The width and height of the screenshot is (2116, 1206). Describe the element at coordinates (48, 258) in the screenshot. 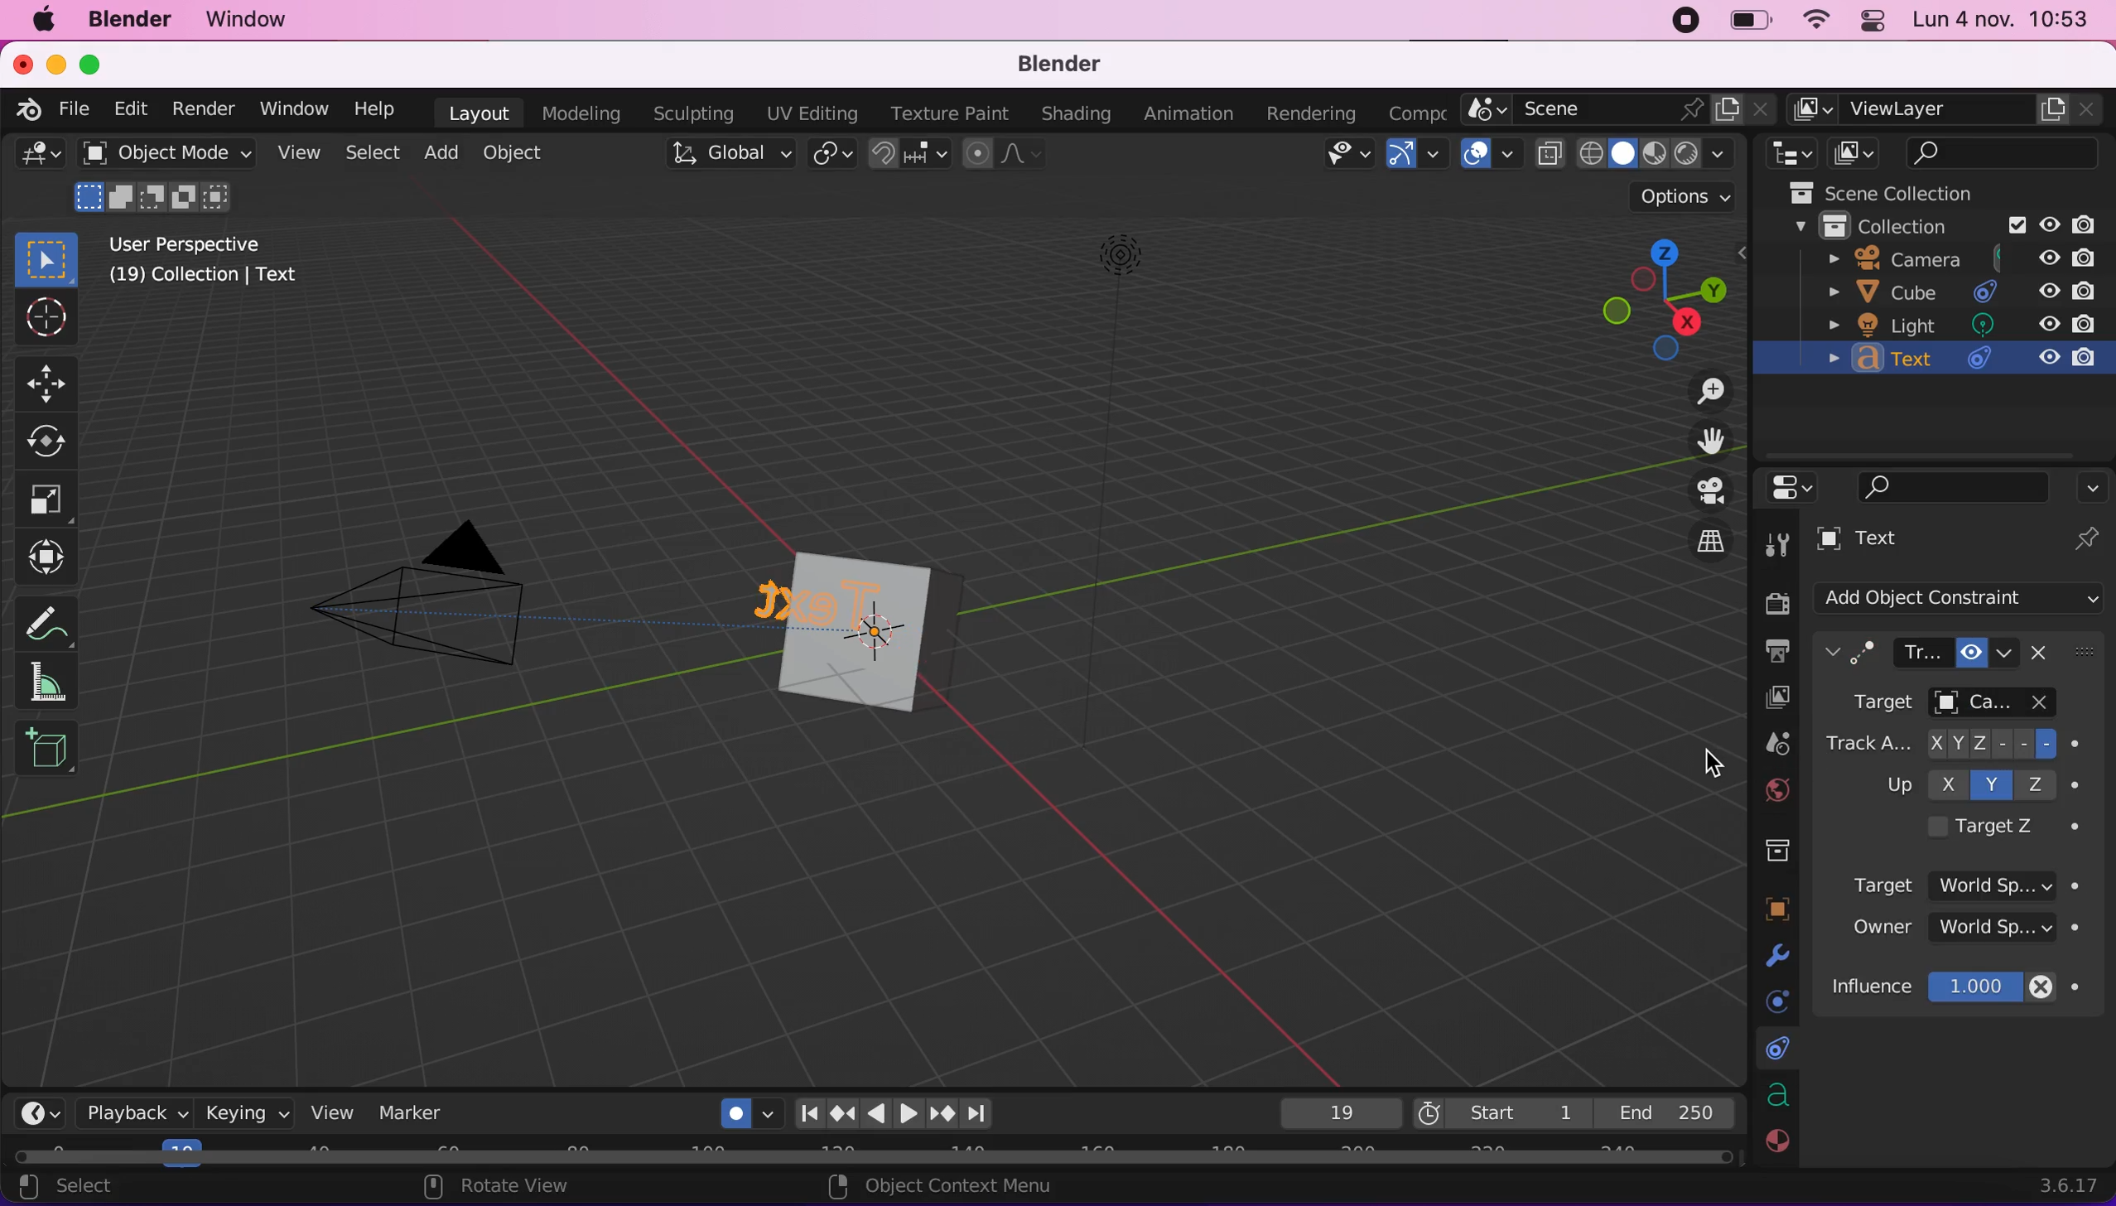

I see `select box` at that location.